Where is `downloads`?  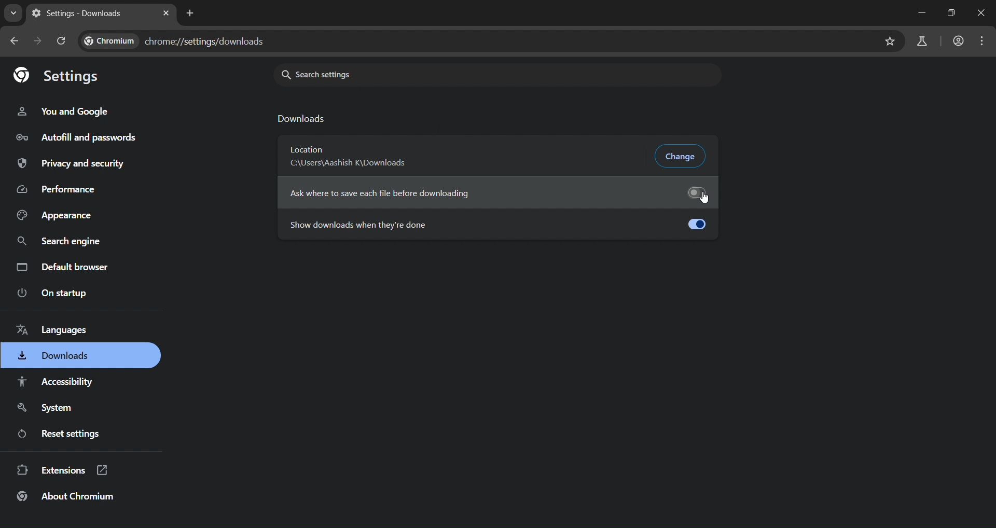
downloads is located at coordinates (304, 119).